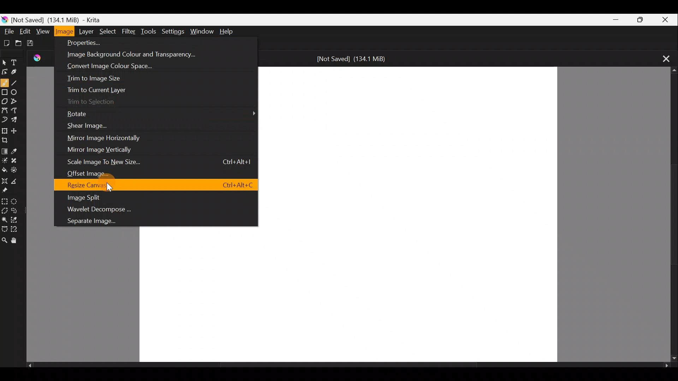 The height and width of the screenshot is (381, 678). I want to click on Close tab, so click(663, 58).